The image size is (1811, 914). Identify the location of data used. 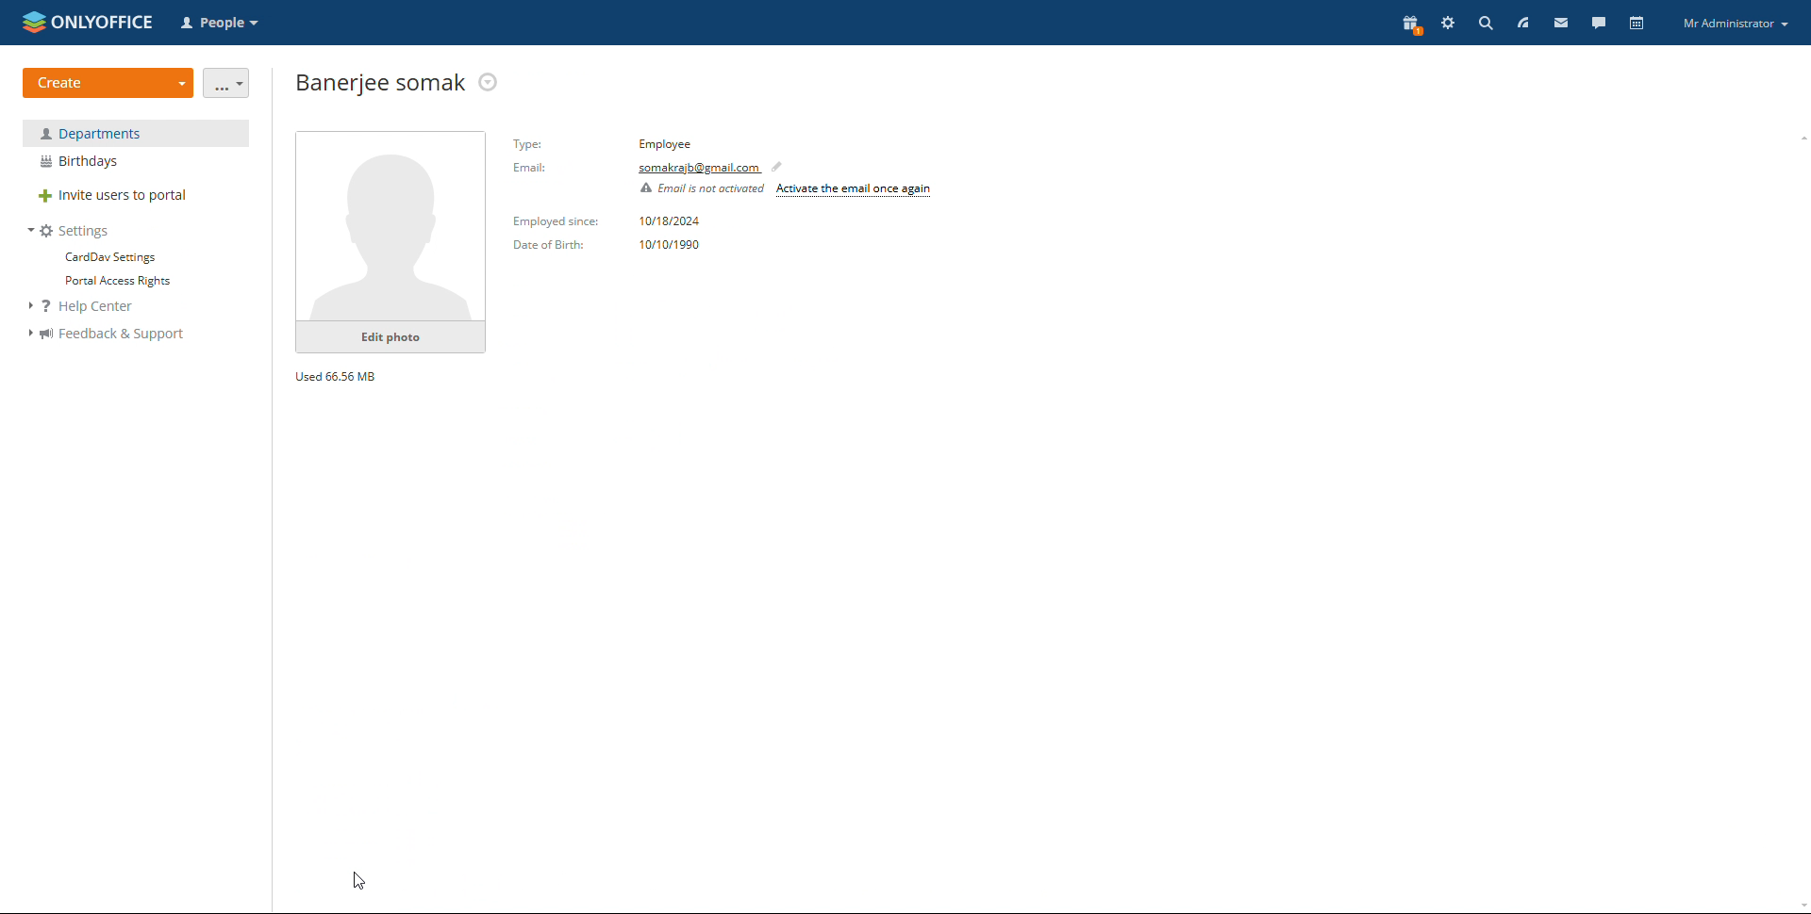
(337, 375).